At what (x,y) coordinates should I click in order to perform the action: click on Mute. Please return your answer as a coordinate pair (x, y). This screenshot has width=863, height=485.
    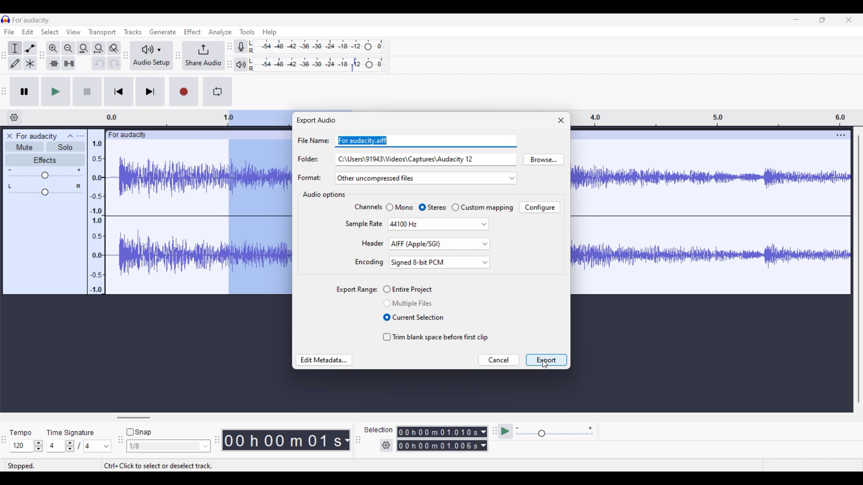
    Looking at the image, I should click on (25, 147).